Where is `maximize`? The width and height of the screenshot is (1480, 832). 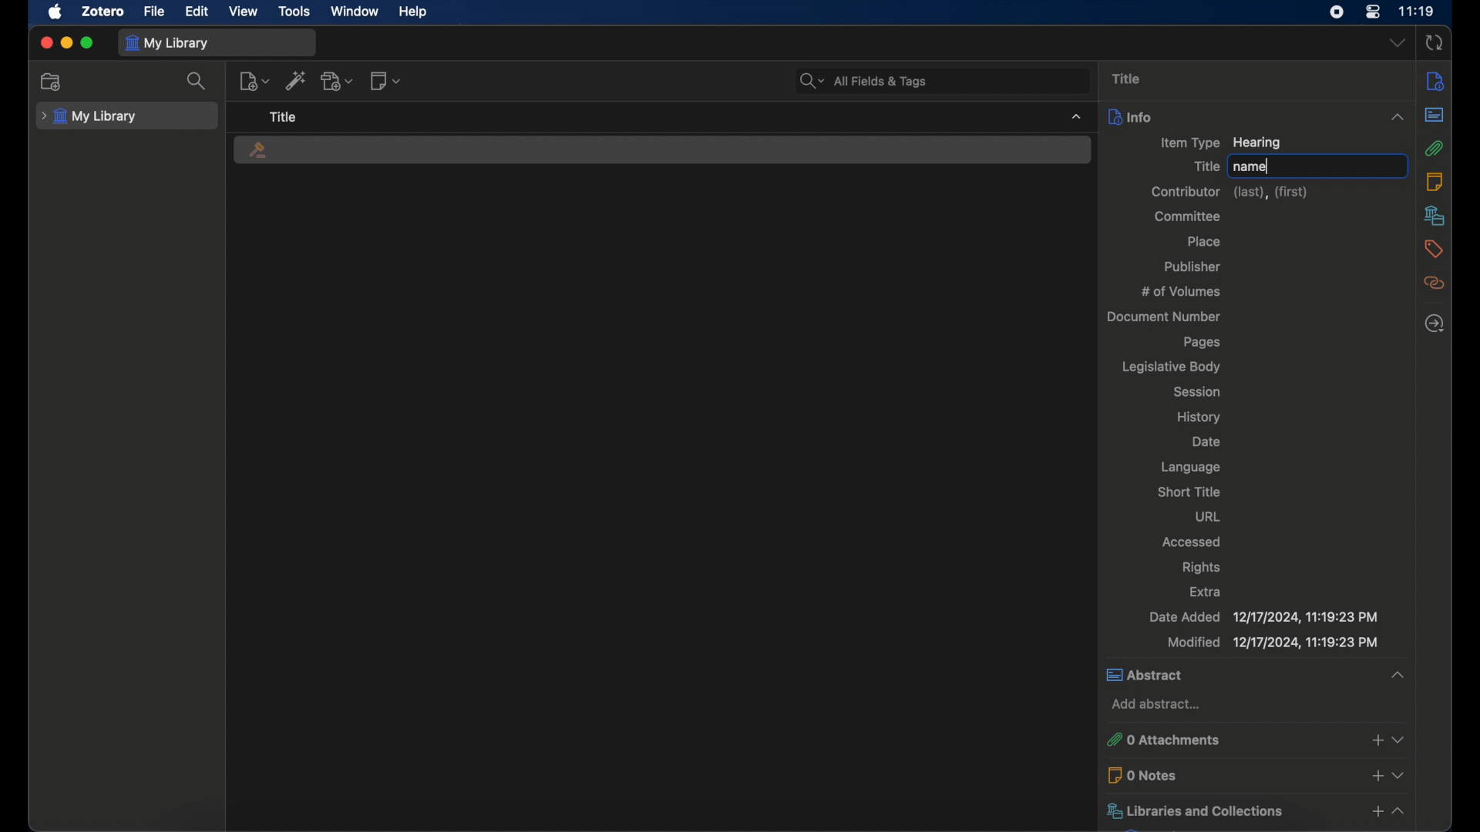
maximize is located at coordinates (87, 42).